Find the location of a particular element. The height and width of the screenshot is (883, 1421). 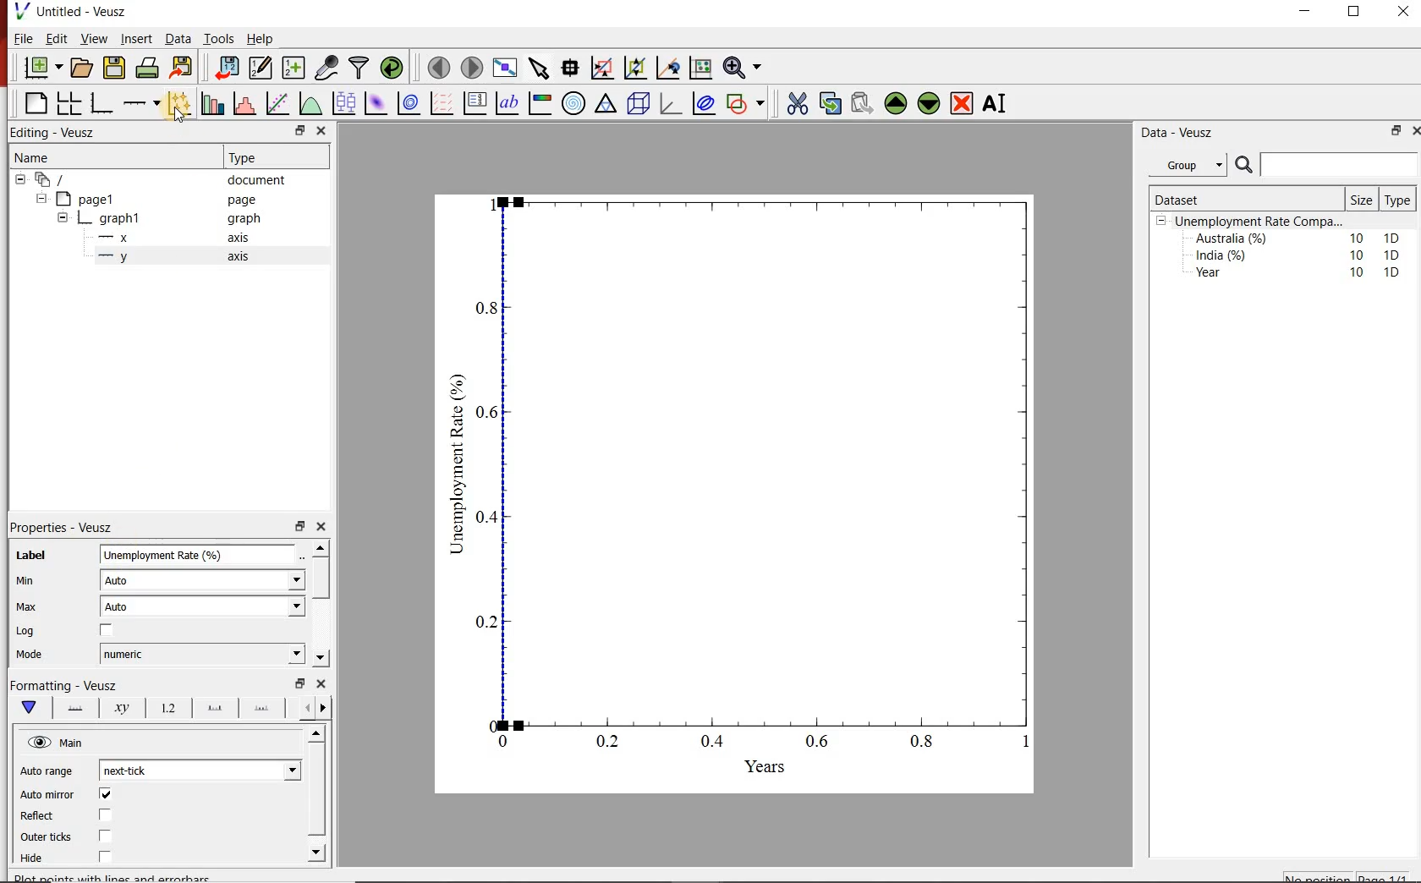

Unemployment Rate Compa... is located at coordinates (1260, 222).